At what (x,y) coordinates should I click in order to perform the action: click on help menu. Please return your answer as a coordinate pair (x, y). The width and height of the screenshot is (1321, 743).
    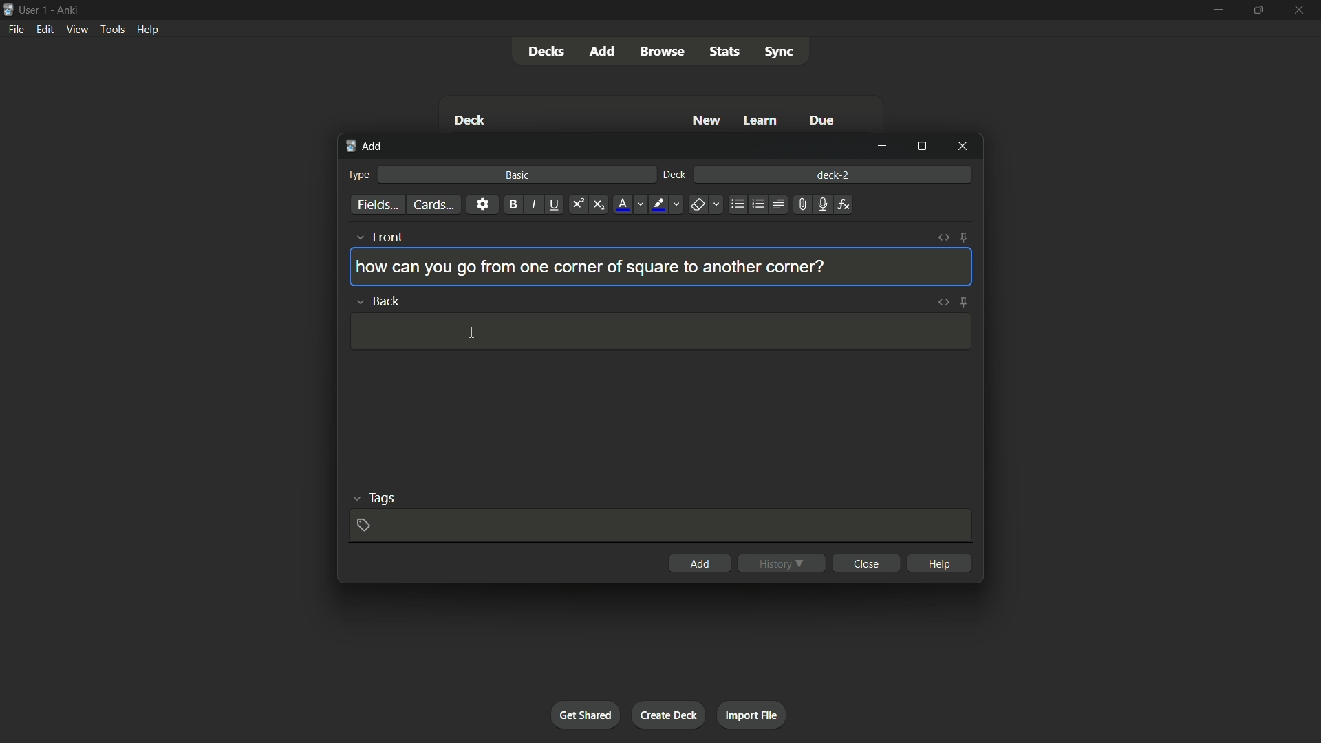
    Looking at the image, I should click on (148, 29).